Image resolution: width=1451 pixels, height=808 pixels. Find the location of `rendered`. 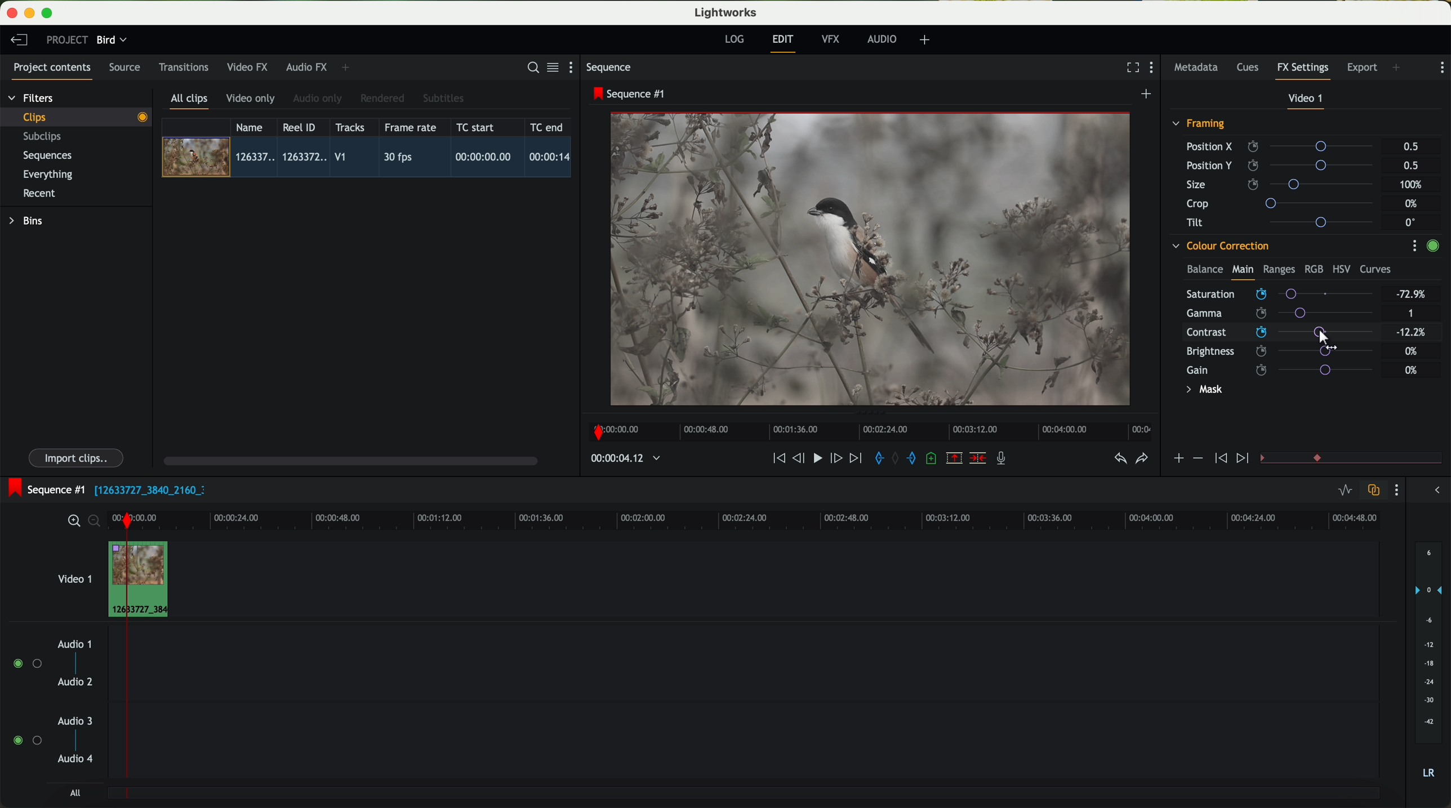

rendered is located at coordinates (383, 99).